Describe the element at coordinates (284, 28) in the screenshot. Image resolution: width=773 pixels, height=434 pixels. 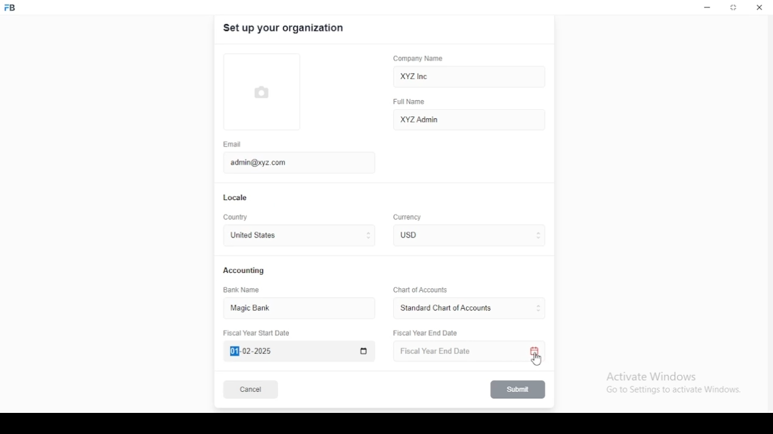
I see `set up your organization` at that location.